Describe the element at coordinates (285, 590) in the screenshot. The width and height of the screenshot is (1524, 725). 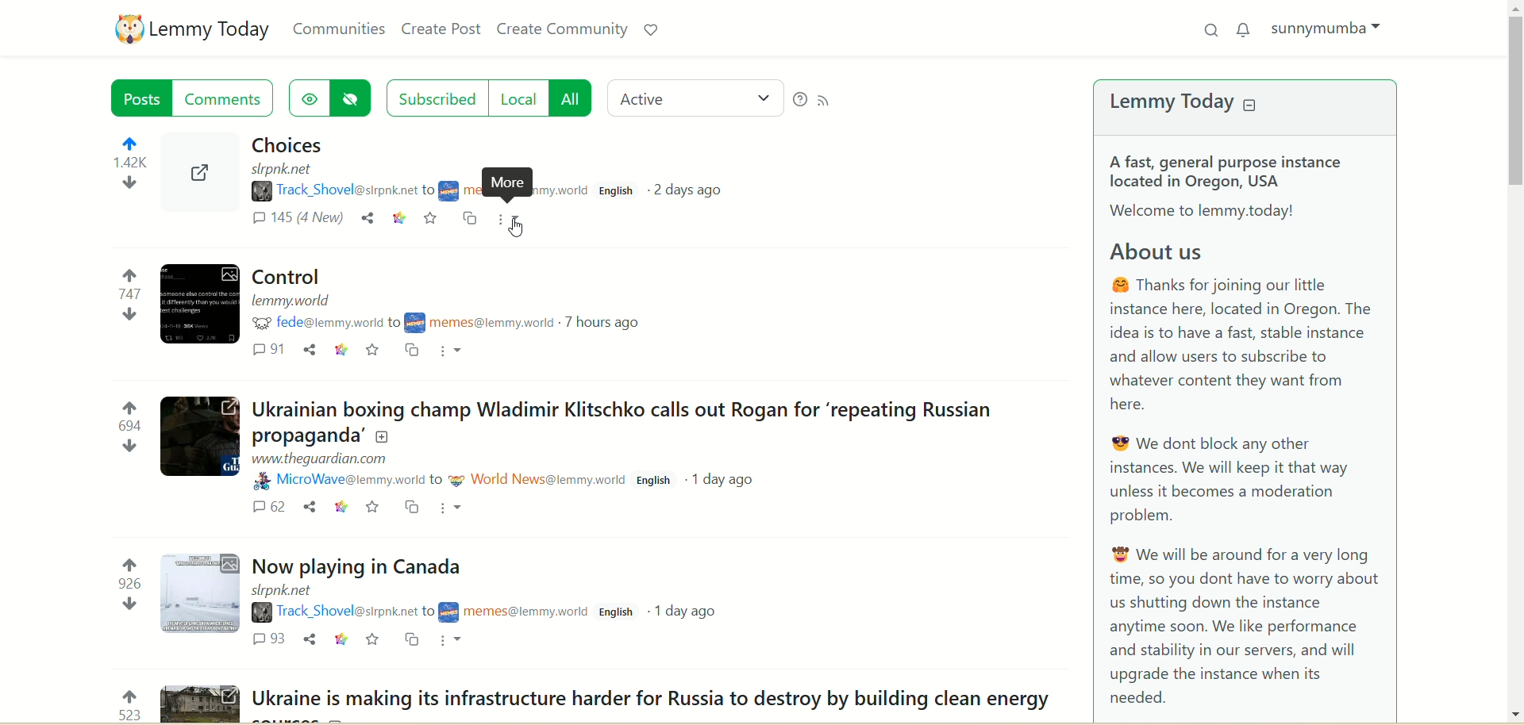
I see `URL` at that location.